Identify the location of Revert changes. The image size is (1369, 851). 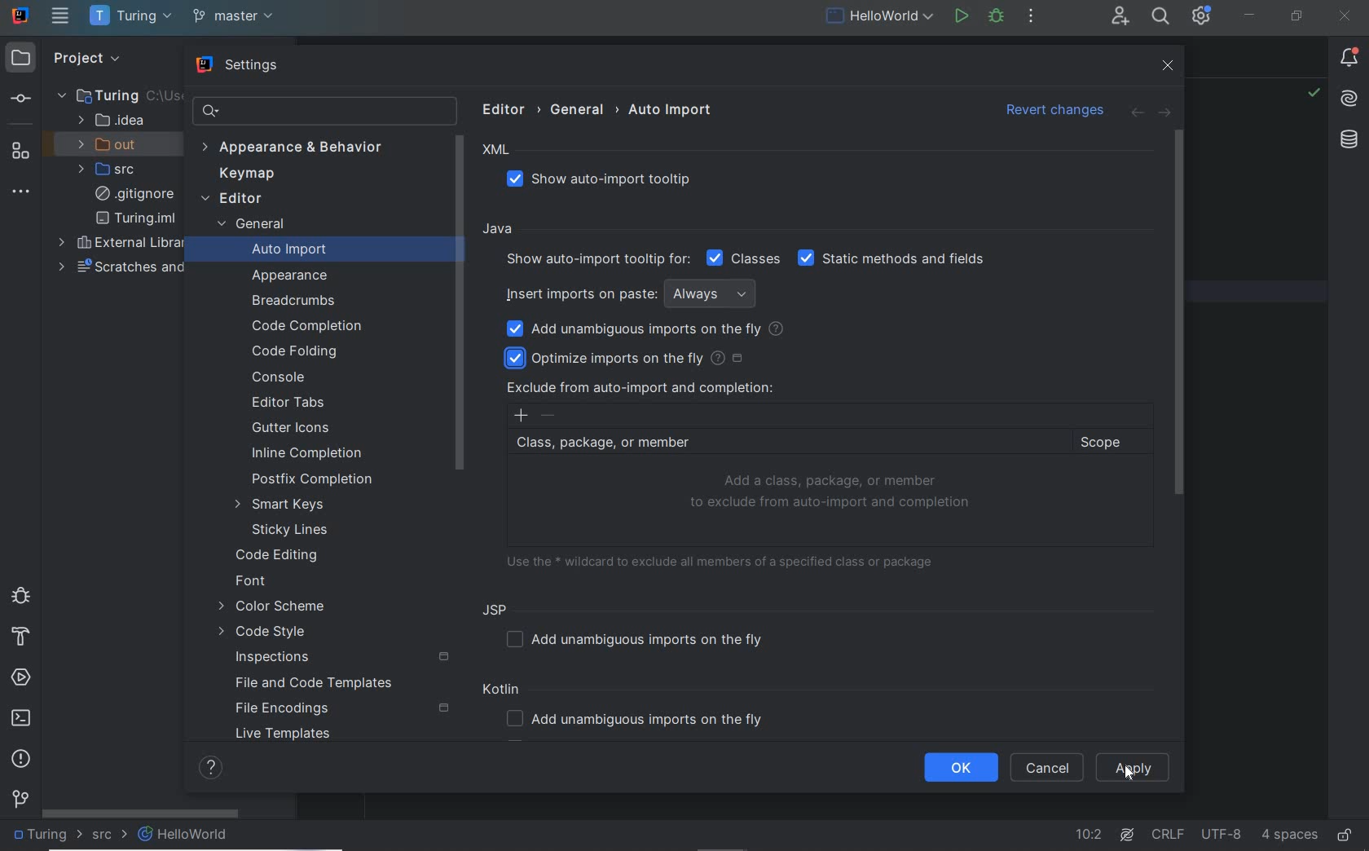
(1050, 108).